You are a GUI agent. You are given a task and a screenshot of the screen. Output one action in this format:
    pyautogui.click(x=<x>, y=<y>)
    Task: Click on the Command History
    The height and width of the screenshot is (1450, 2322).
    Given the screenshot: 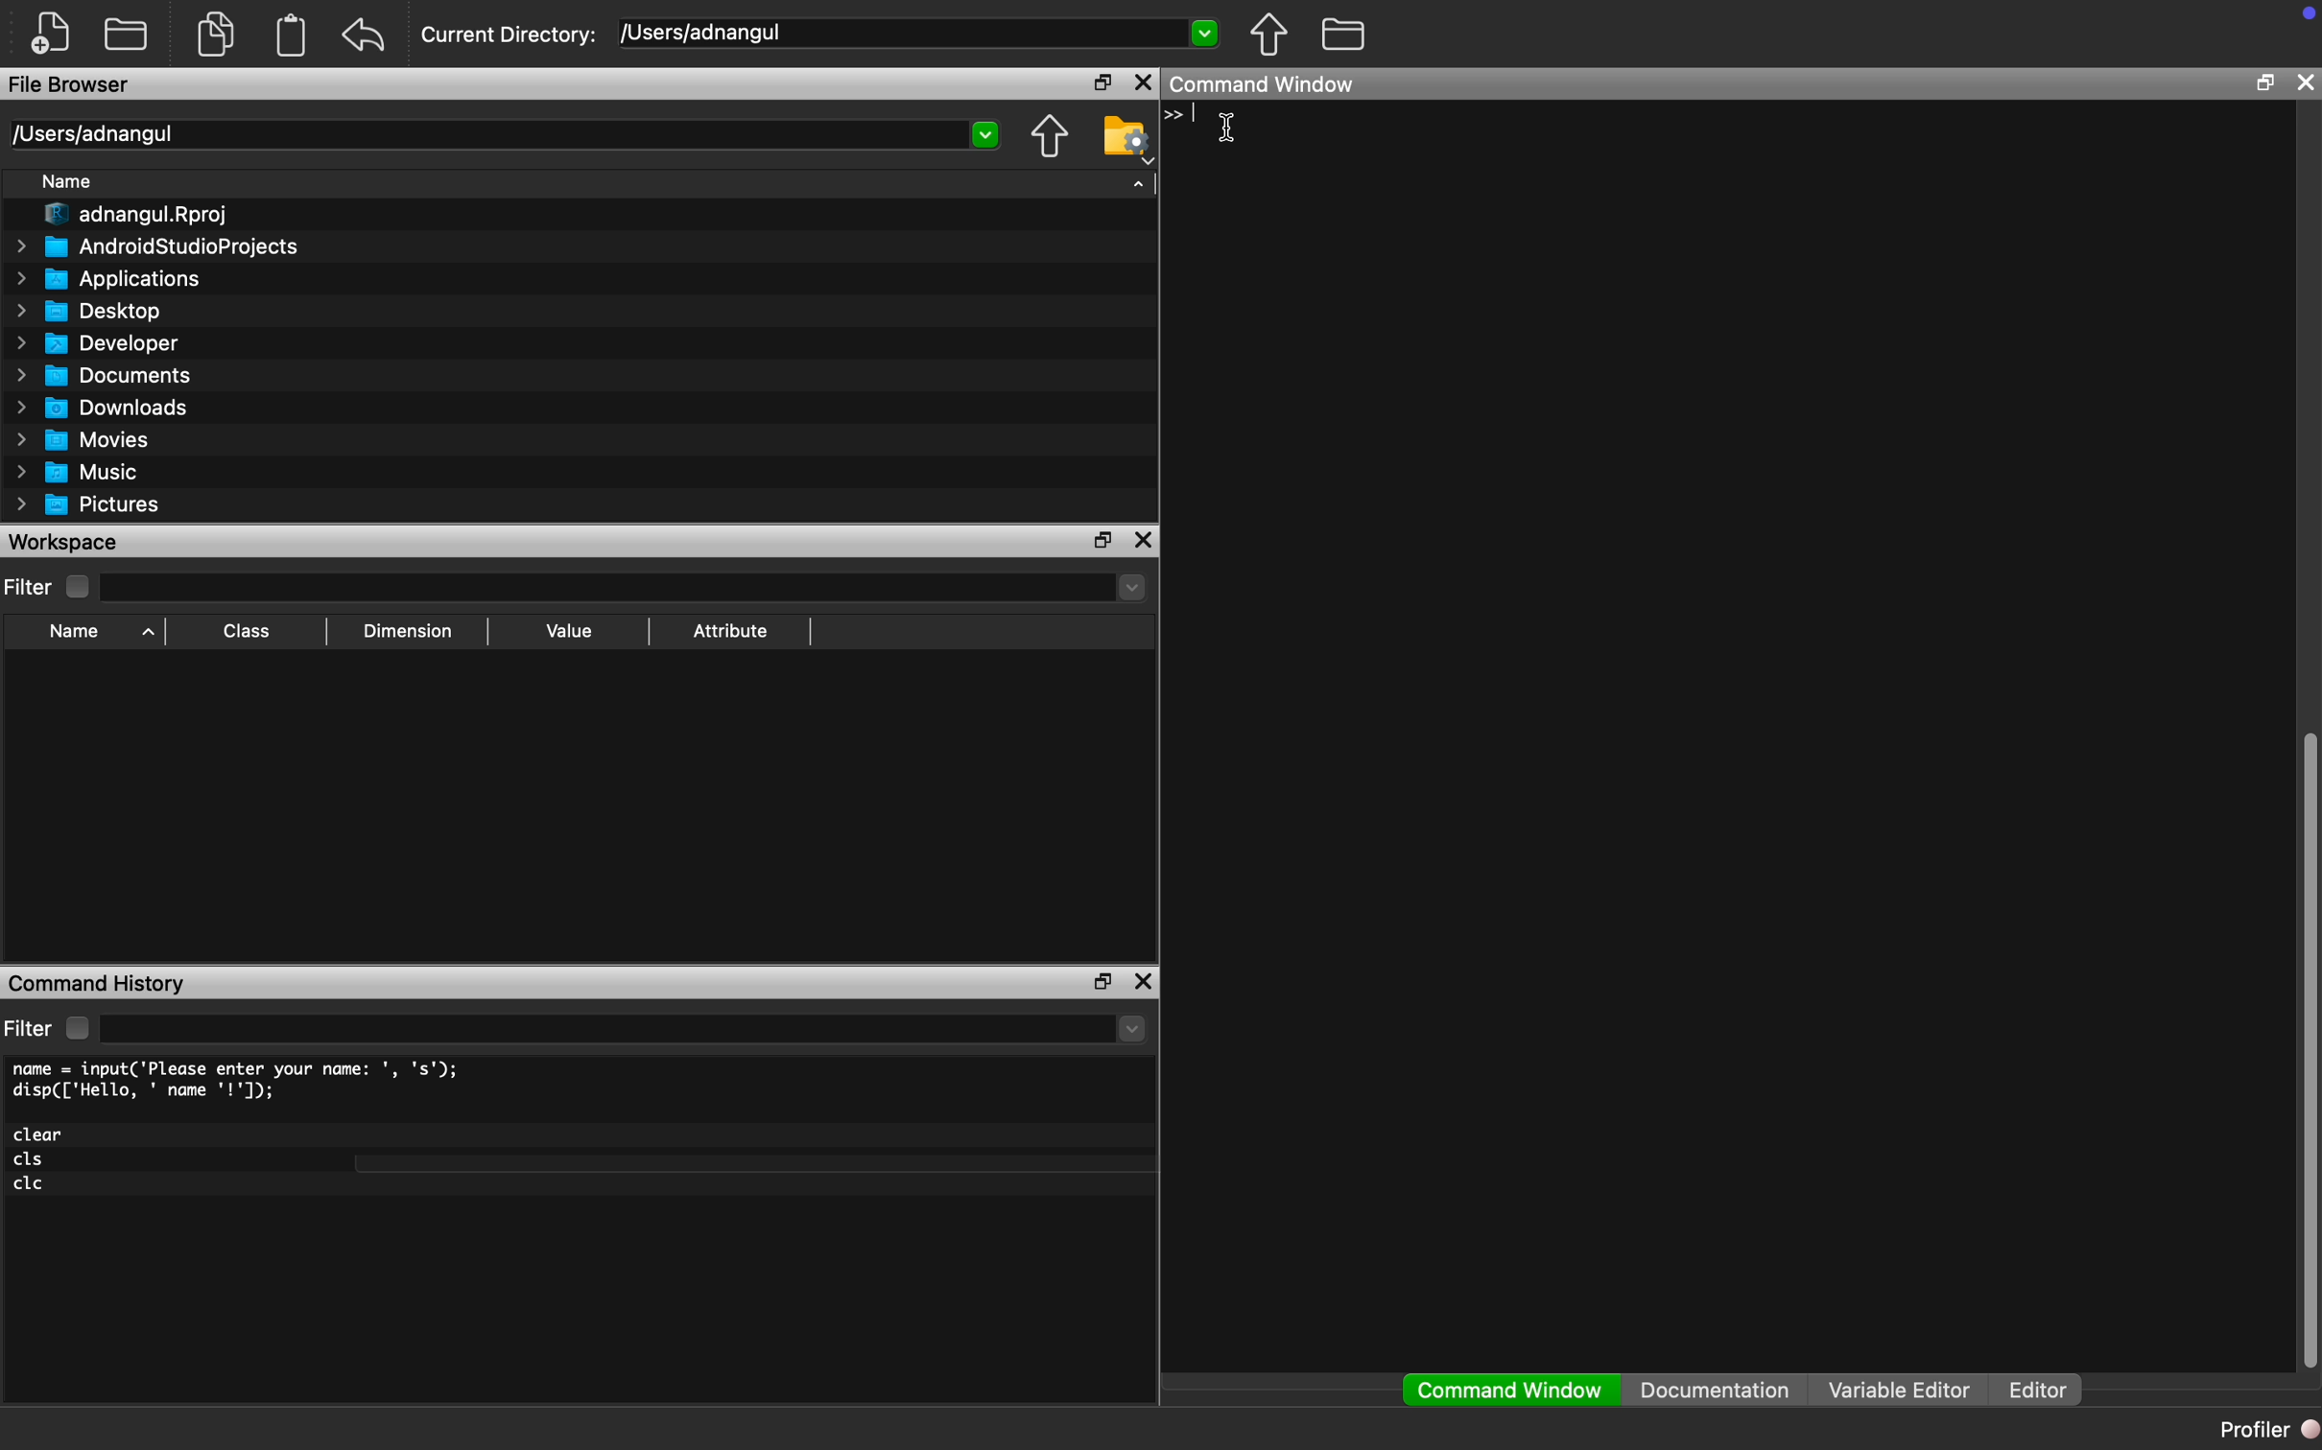 What is the action you would take?
    pyautogui.click(x=97, y=986)
    